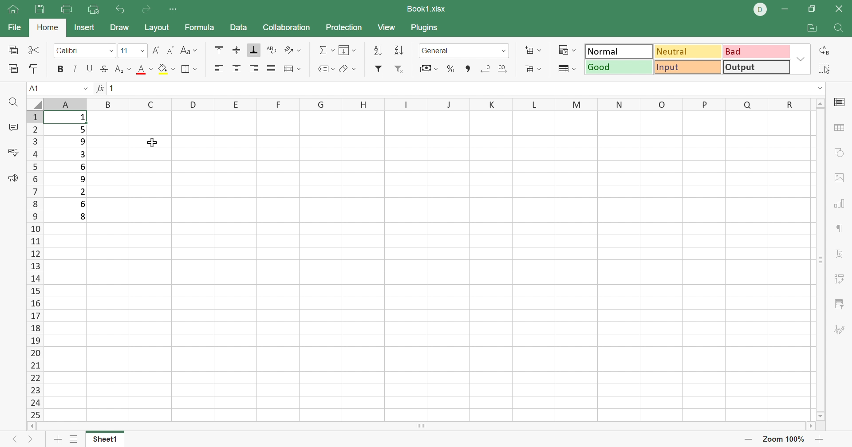 Image resolution: width=852 pixels, height=447 pixels. What do you see at coordinates (428, 103) in the screenshot?
I see `Row` at bounding box center [428, 103].